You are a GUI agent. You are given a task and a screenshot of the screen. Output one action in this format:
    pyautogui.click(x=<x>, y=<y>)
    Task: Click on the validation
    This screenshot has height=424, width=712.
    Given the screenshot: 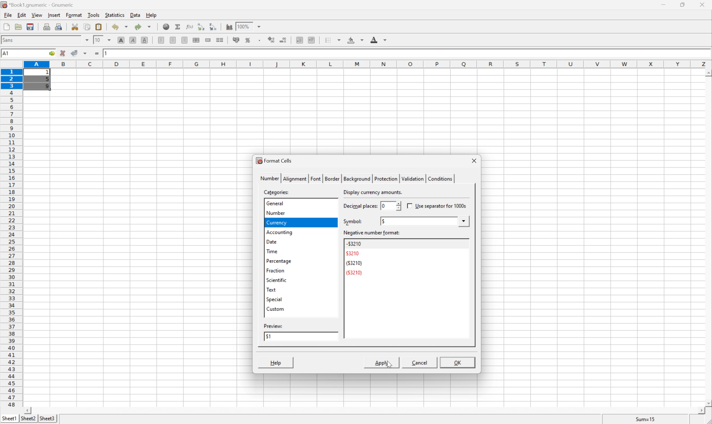 What is the action you would take?
    pyautogui.click(x=412, y=179)
    